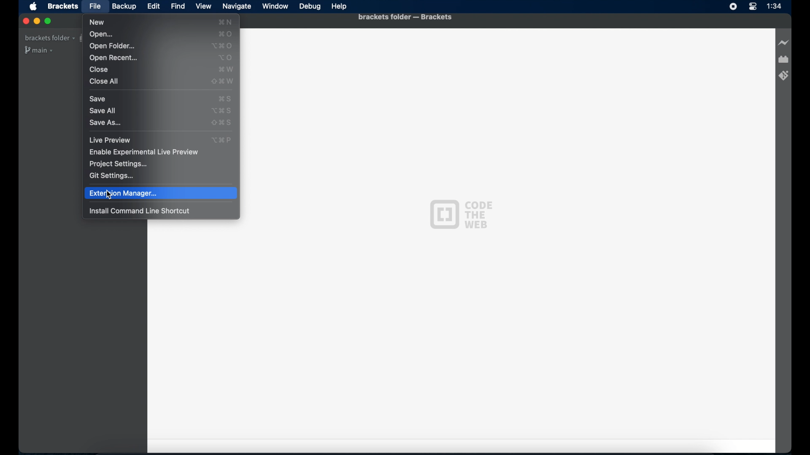 The height and width of the screenshot is (455, 810). Describe the element at coordinates (109, 195) in the screenshot. I see `Cursor` at that location.